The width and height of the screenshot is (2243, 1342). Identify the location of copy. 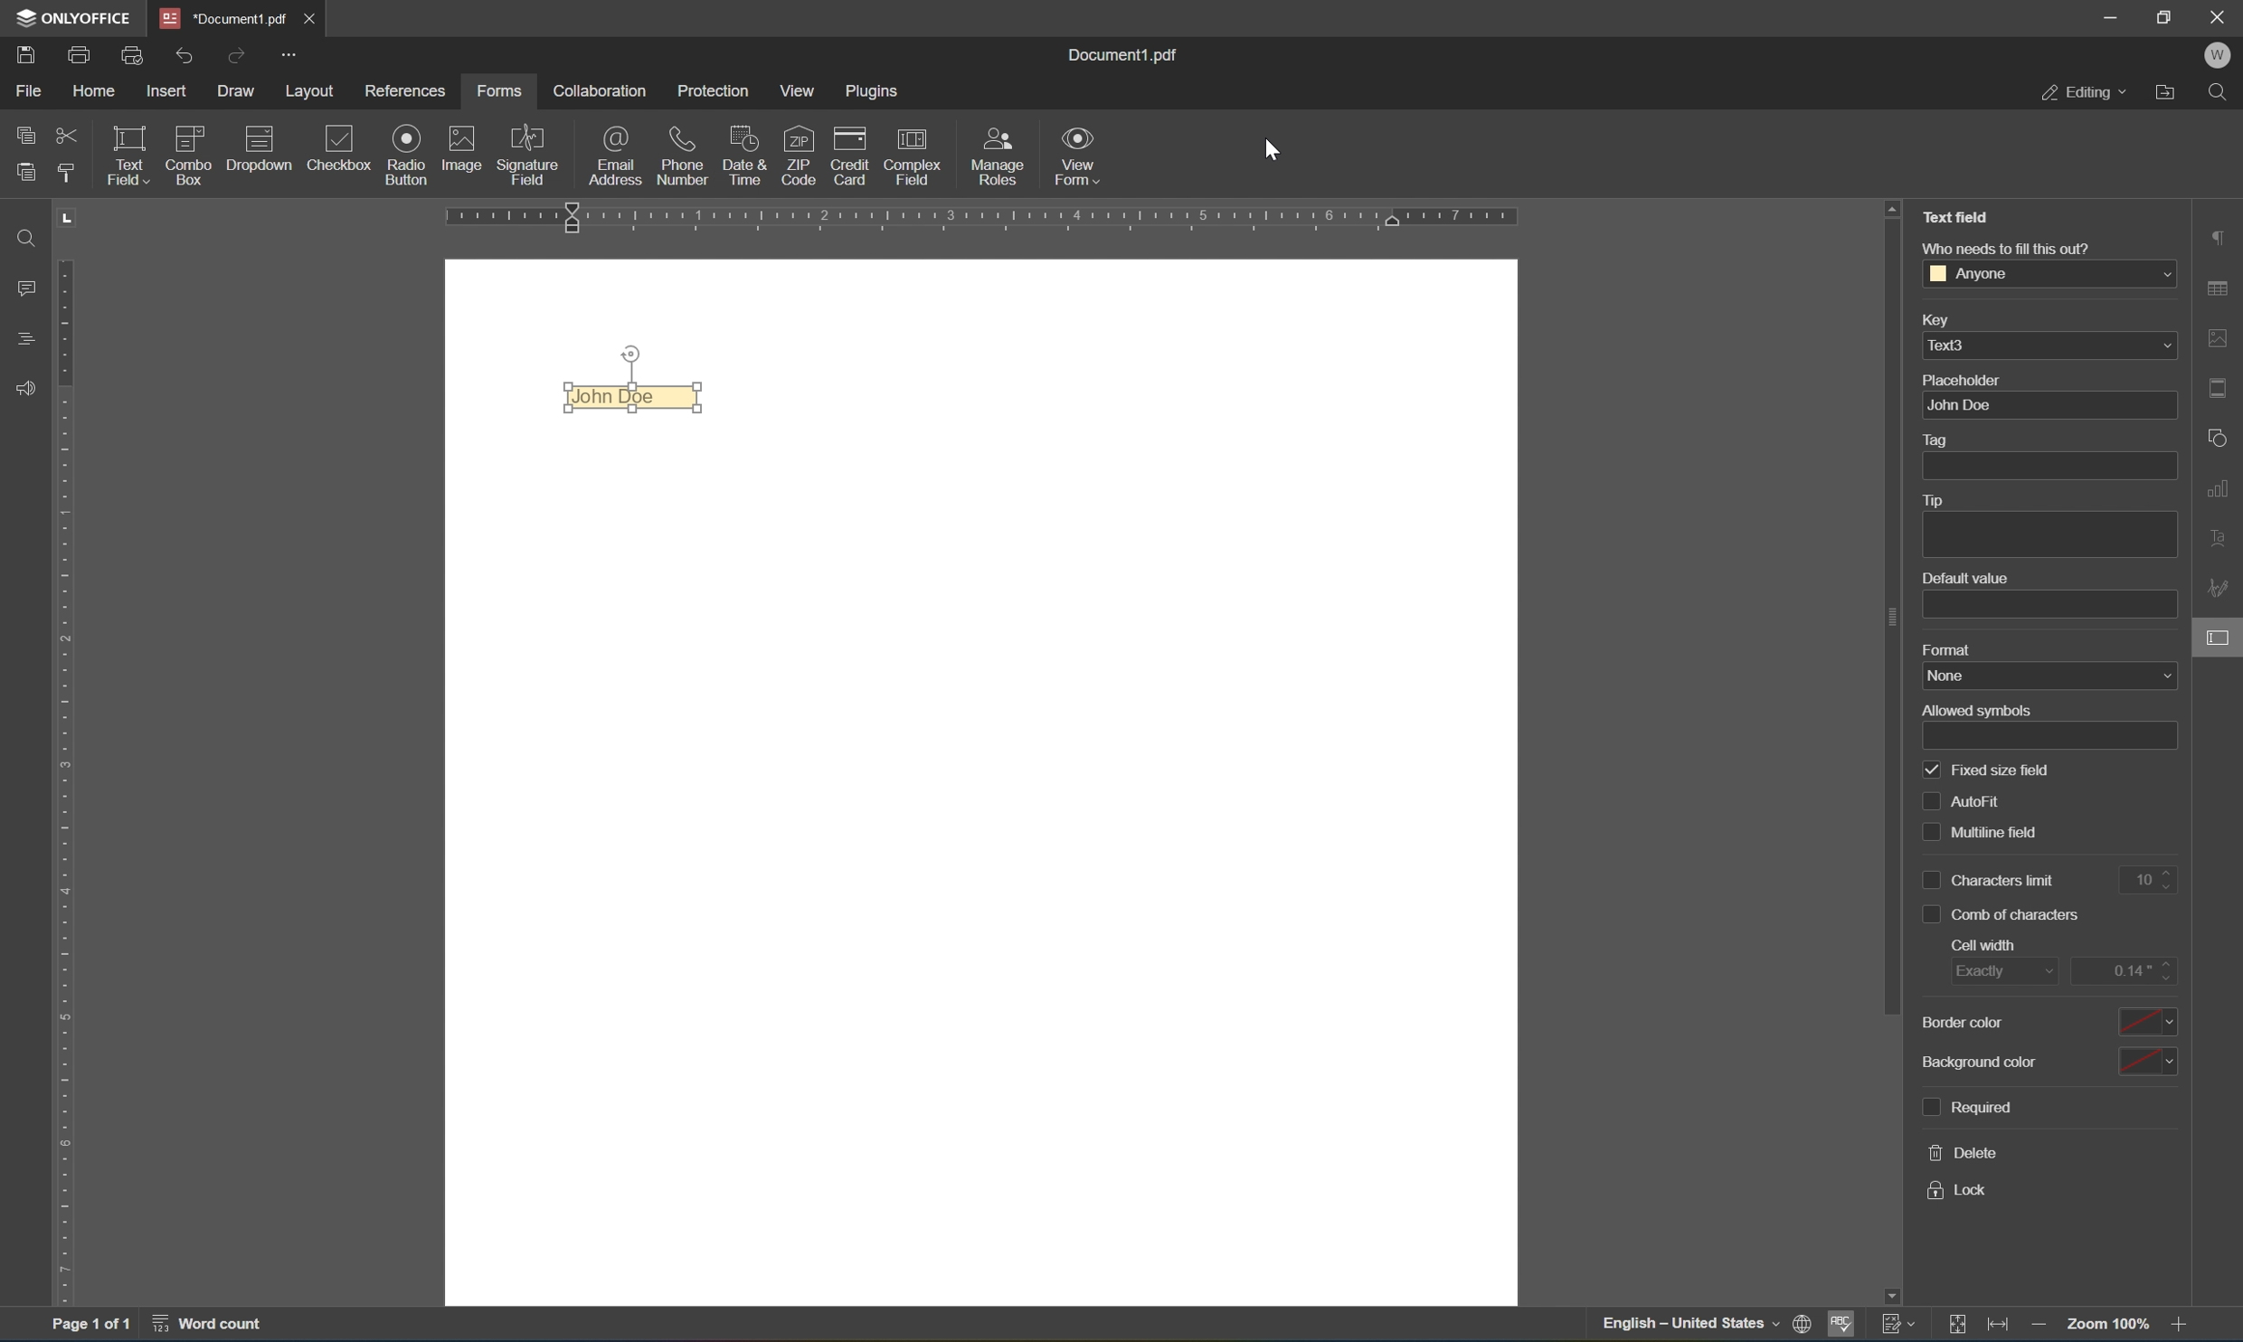
(27, 132).